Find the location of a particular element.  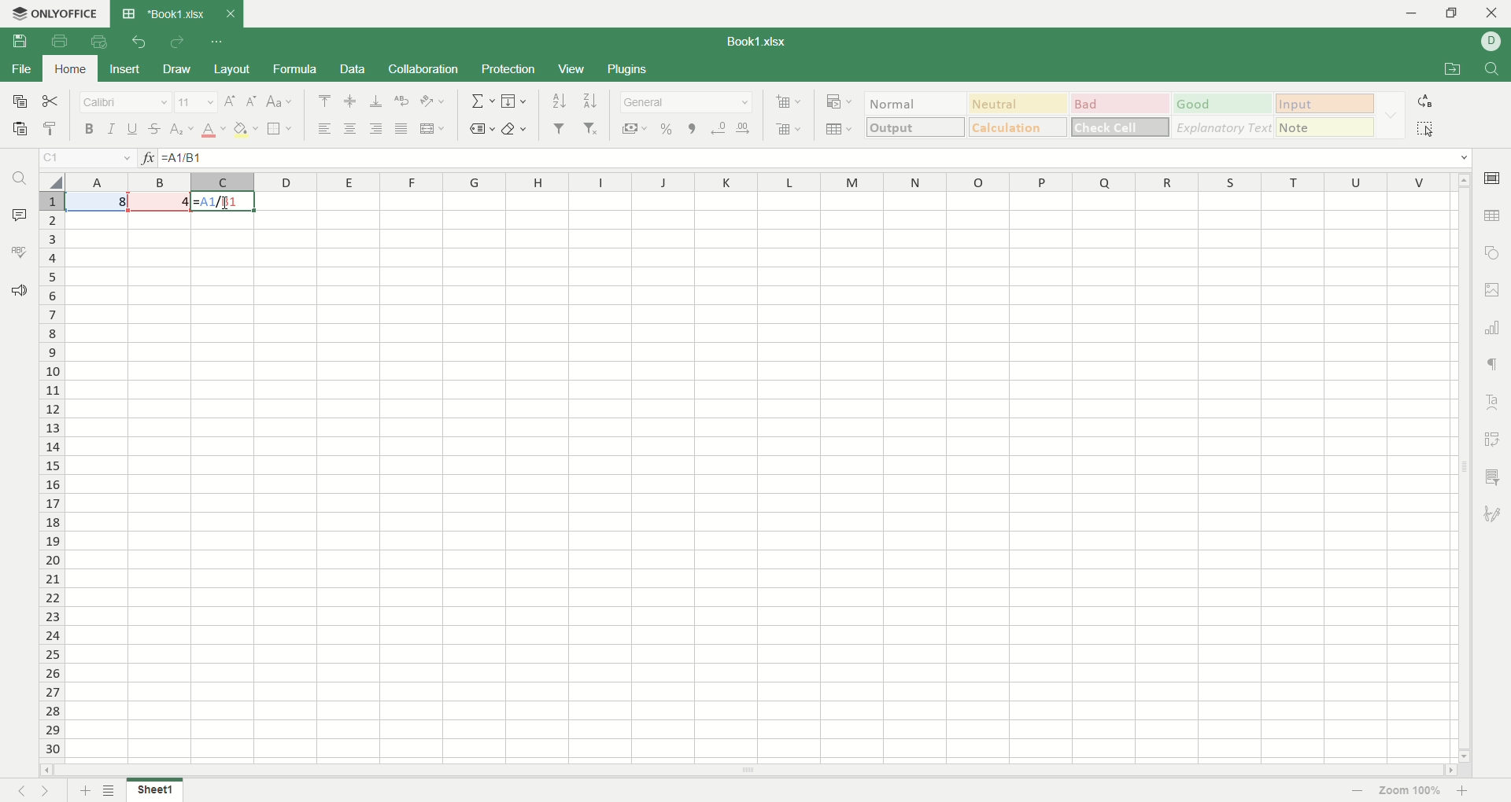

draw is located at coordinates (175, 68).